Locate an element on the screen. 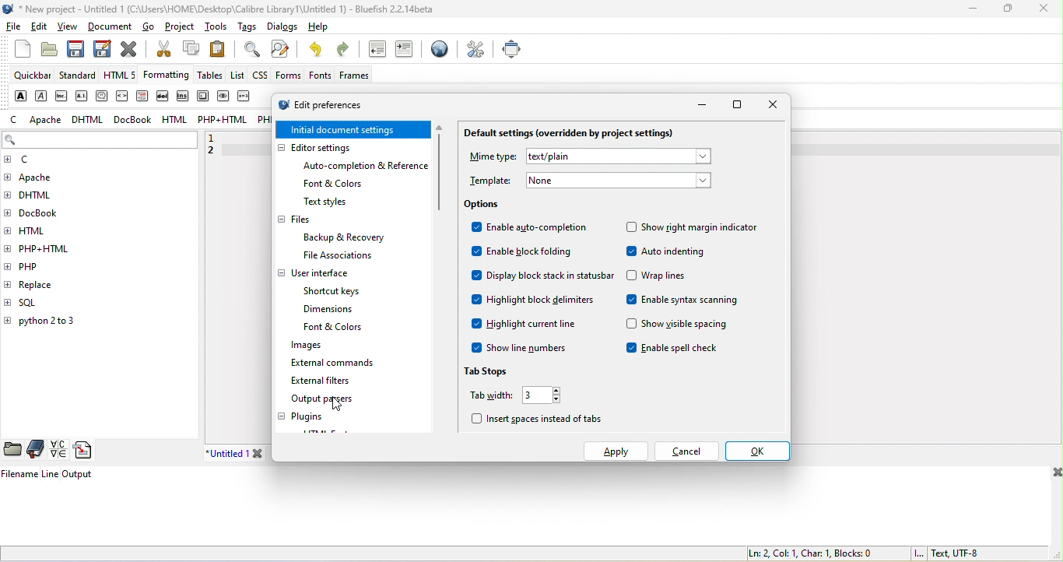  template is located at coordinates (491, 181).